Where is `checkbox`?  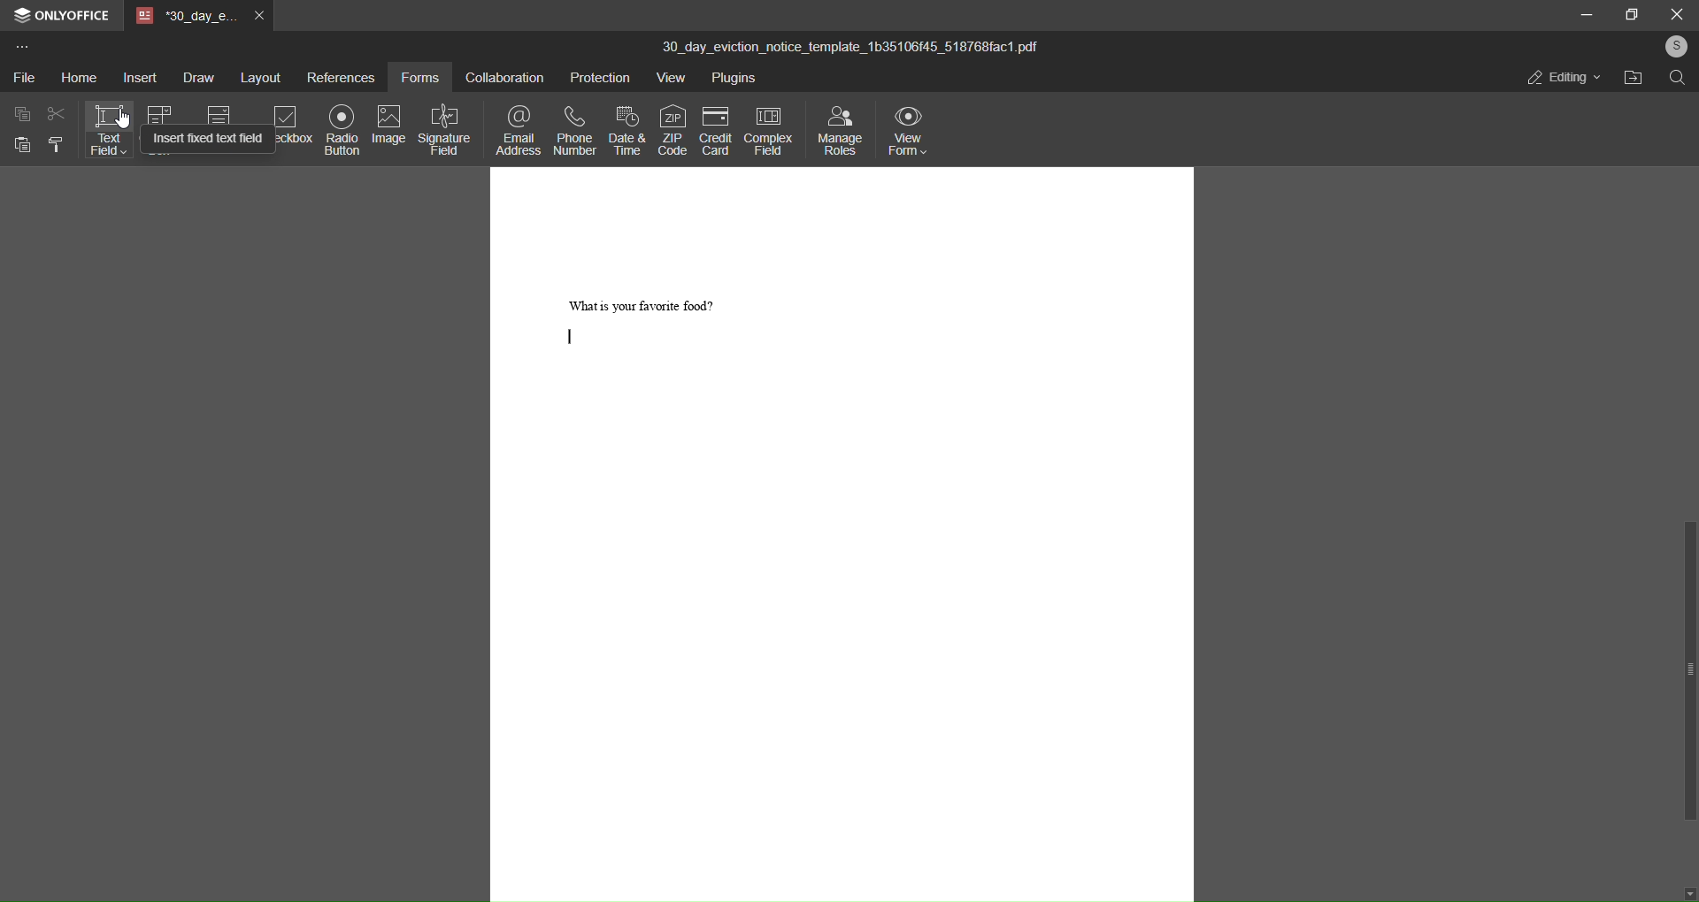 checkbox is located at coordinates (284, 115).